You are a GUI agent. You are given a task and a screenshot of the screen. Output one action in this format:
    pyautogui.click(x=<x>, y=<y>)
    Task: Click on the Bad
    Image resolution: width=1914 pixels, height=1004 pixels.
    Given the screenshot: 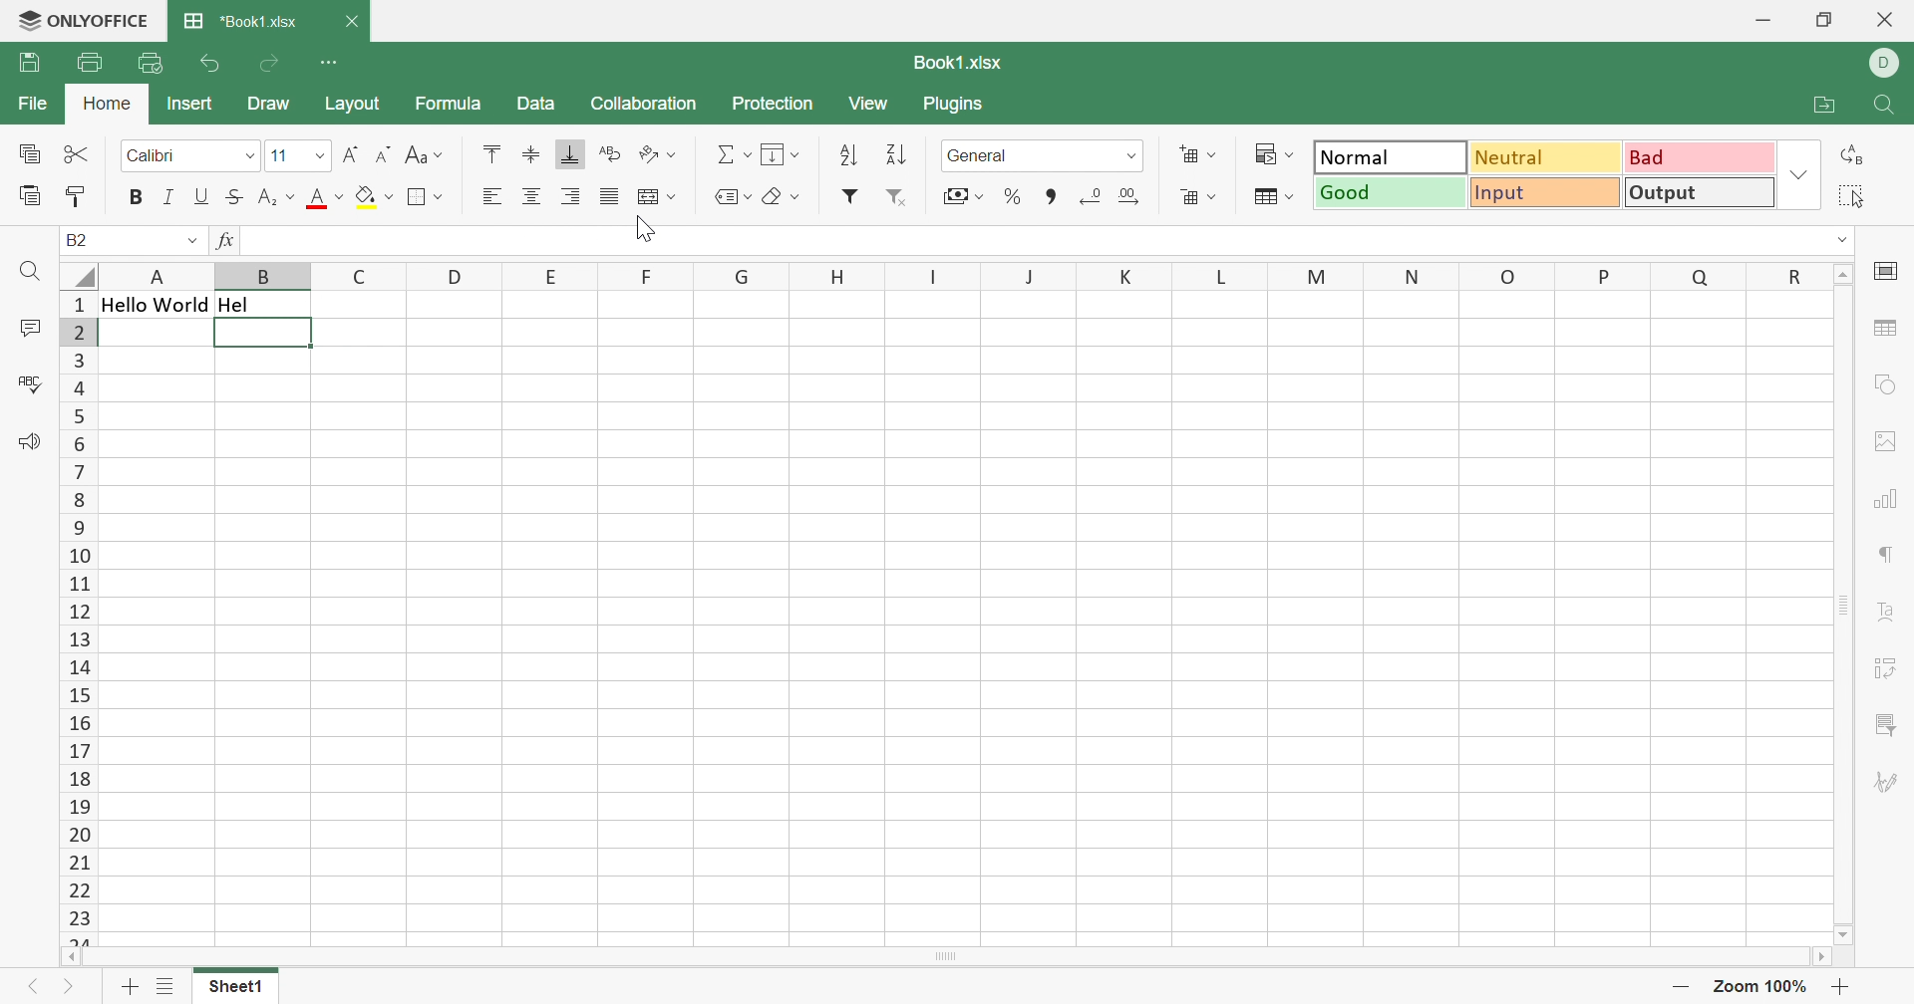 What is the action you would take?
    pyautogui.click(x=1700, y=155)
    